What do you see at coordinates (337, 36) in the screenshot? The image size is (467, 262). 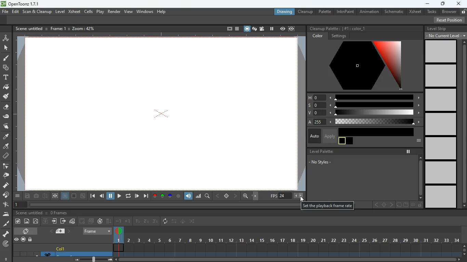 I see `settings` at bounding box center [337, 36].